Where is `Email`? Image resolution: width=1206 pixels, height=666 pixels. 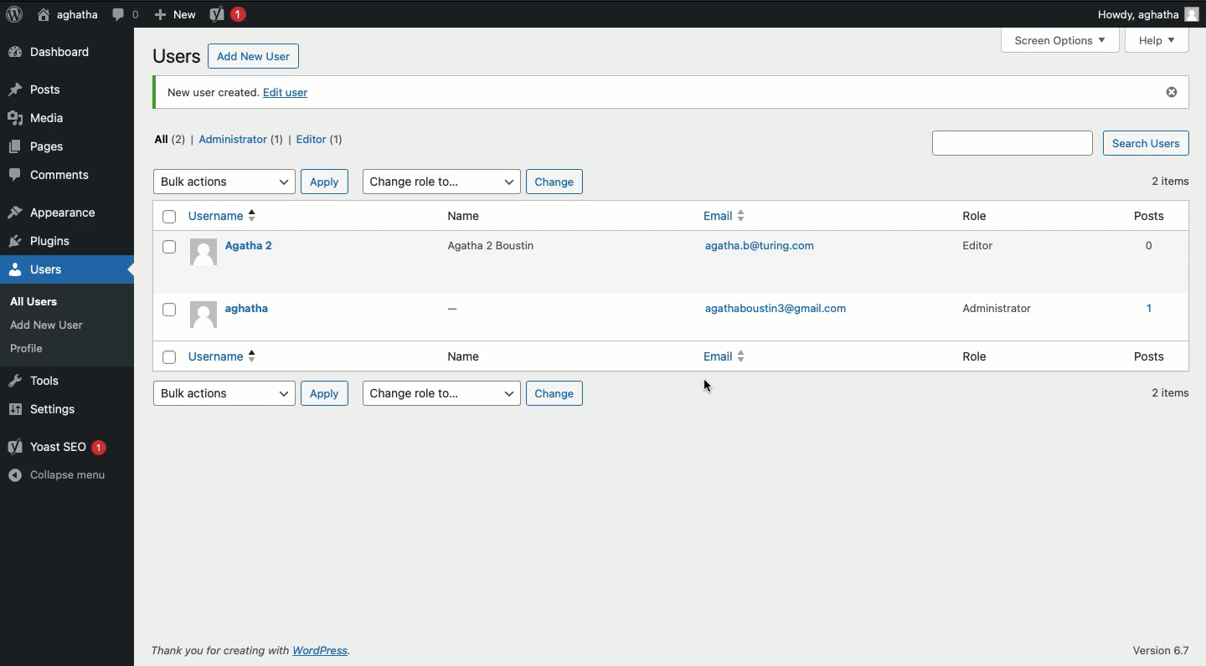 Email is located at coordinates (724, 358).